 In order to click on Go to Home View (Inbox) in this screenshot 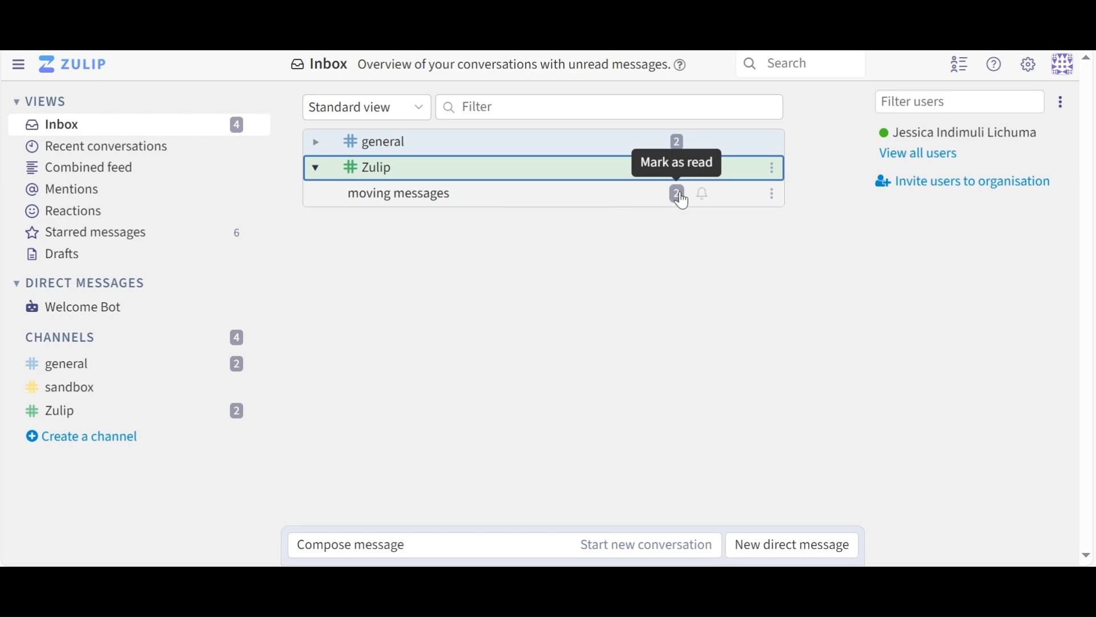, I will do `click(71, 66)`.